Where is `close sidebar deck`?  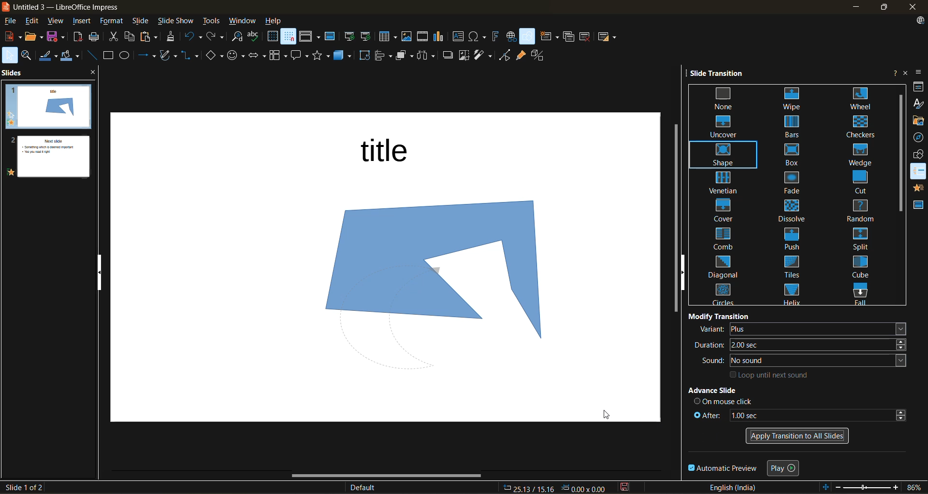
close sidebar deck is located at coordinates (905, 73).